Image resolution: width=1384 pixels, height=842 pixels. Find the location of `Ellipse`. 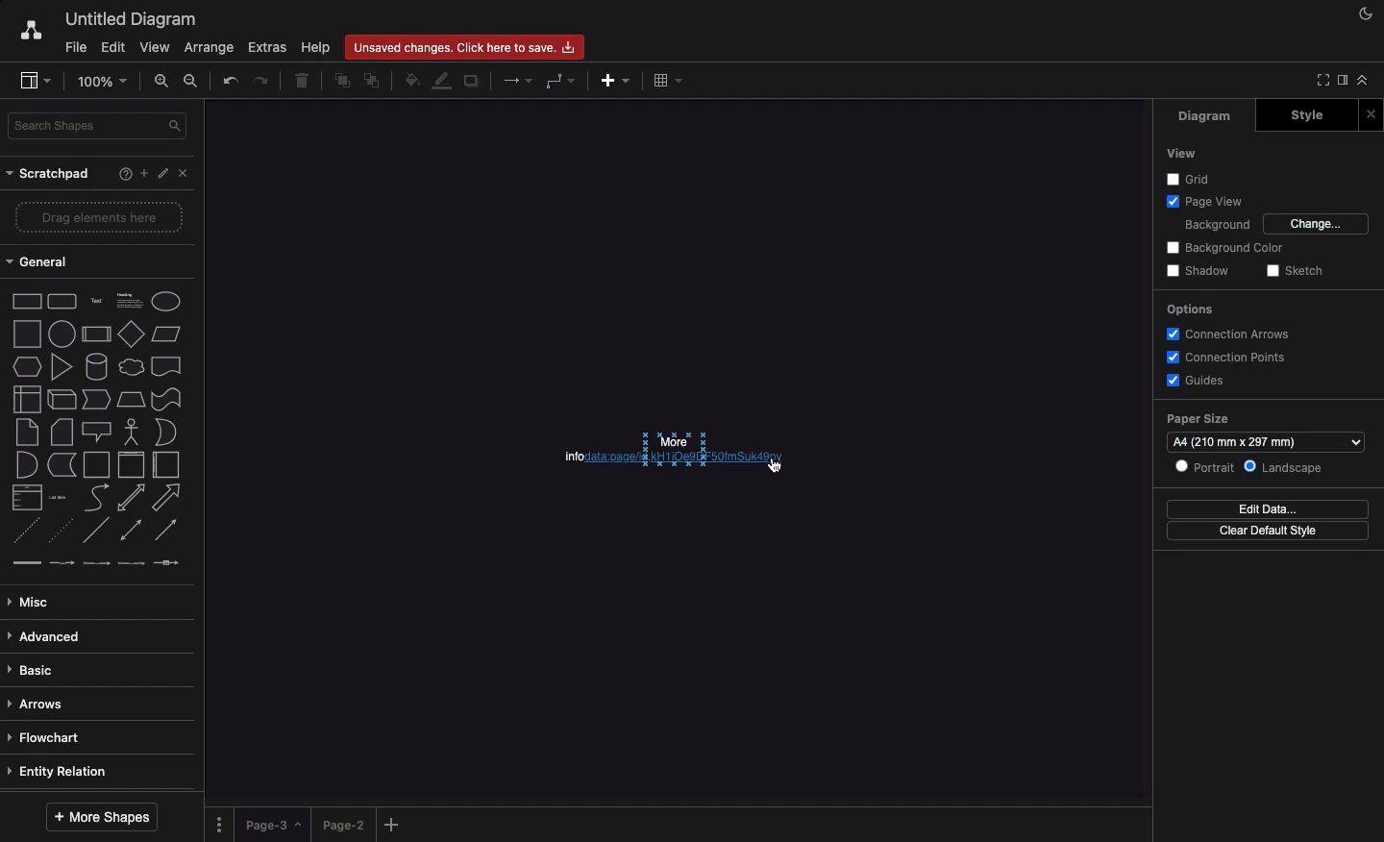

Ellipse is located at coordinates (166, 302).